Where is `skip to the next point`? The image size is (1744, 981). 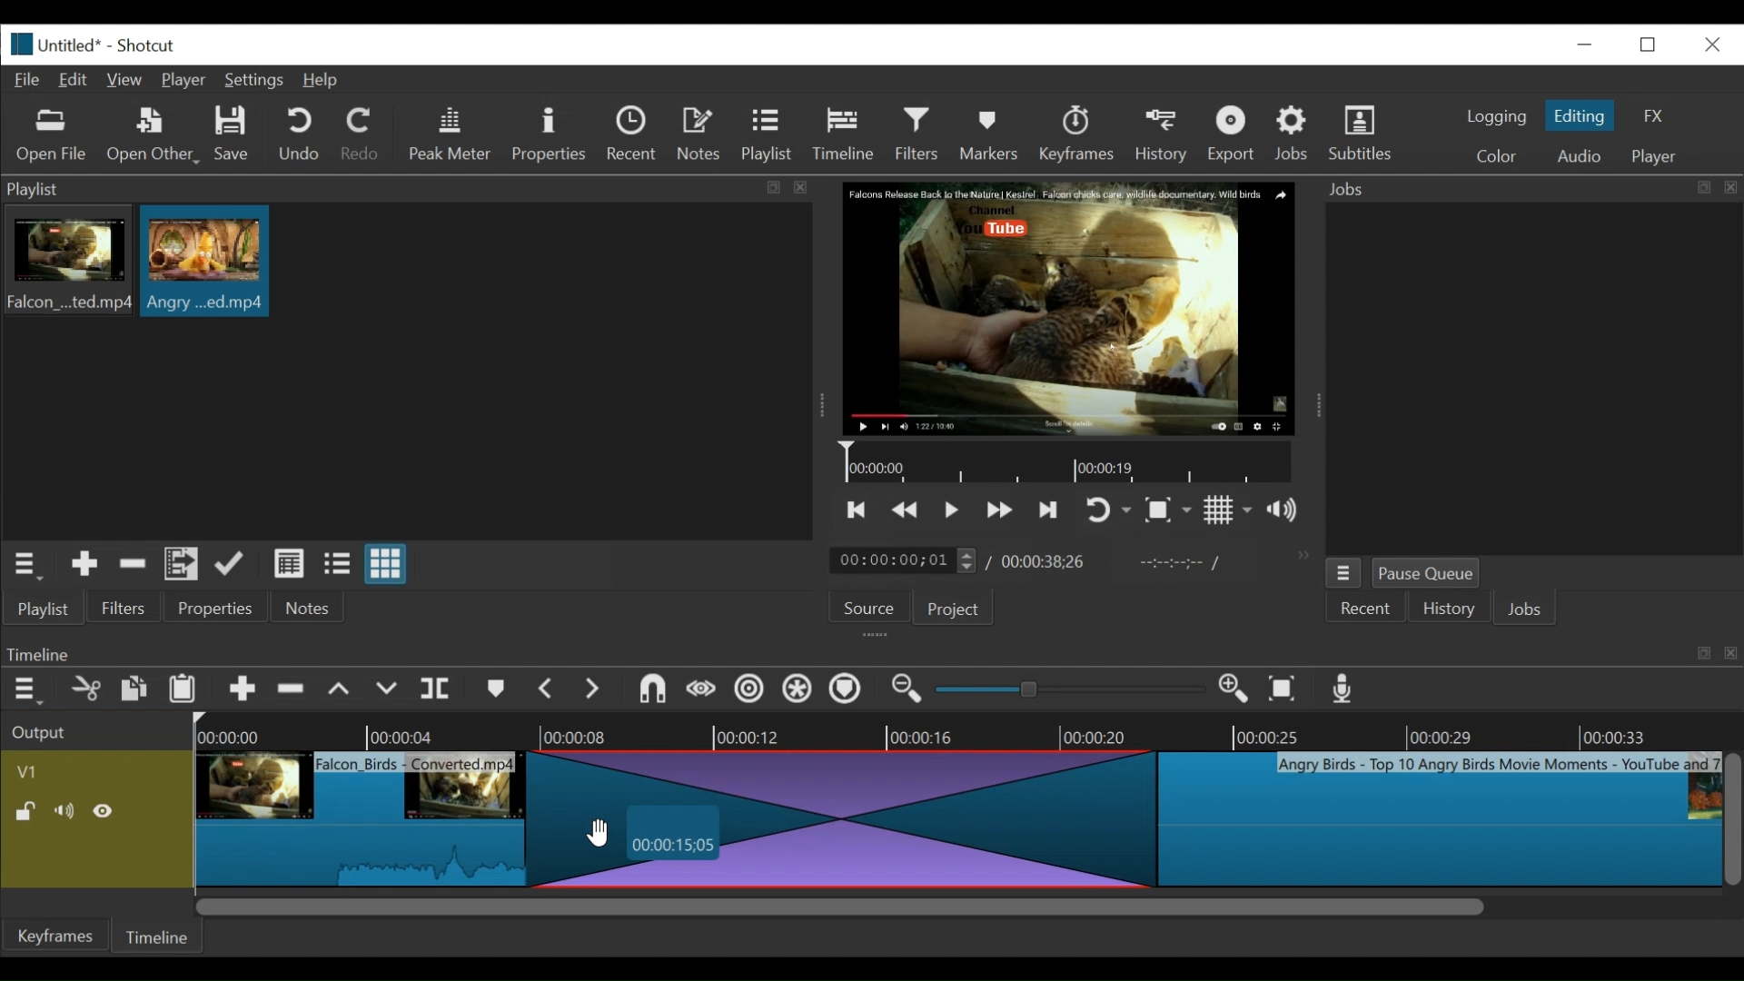
skip to the next point is located at coordinates (1051, 510).